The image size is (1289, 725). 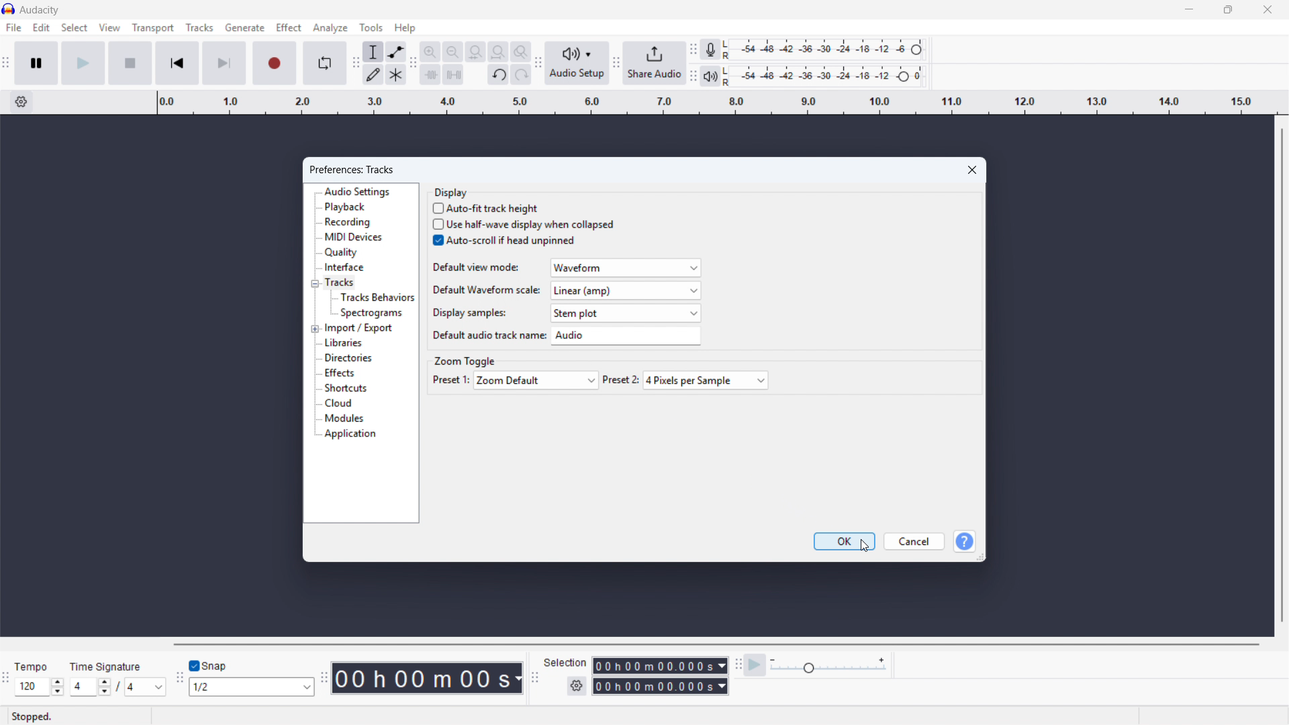 I want to click on undo, so click(x=498, y=75).